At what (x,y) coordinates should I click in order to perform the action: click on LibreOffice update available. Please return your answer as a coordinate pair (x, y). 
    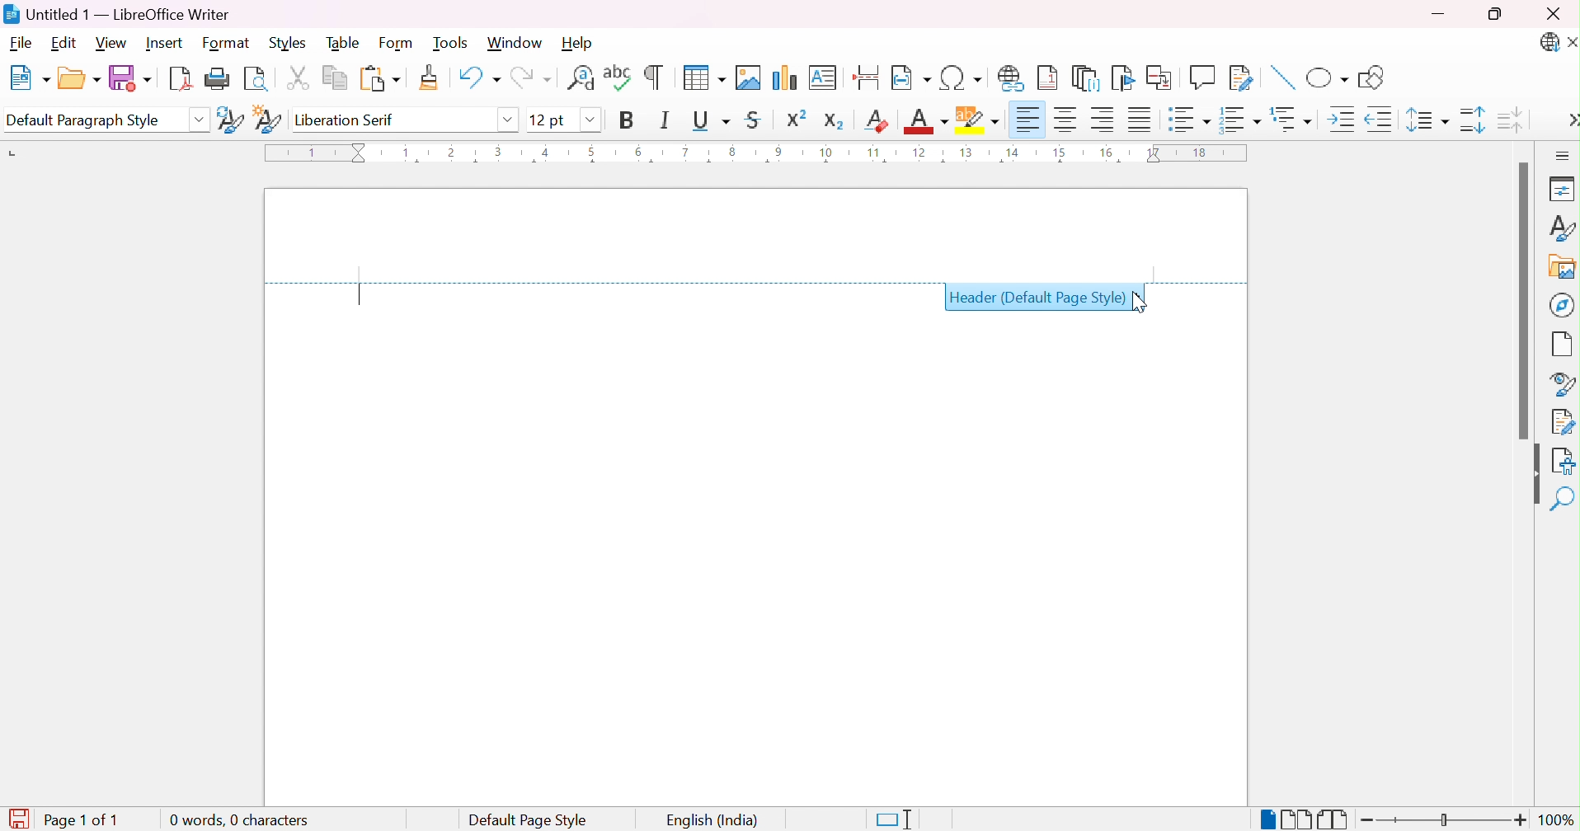
    Looking at the image, I should click on (1549, 44).